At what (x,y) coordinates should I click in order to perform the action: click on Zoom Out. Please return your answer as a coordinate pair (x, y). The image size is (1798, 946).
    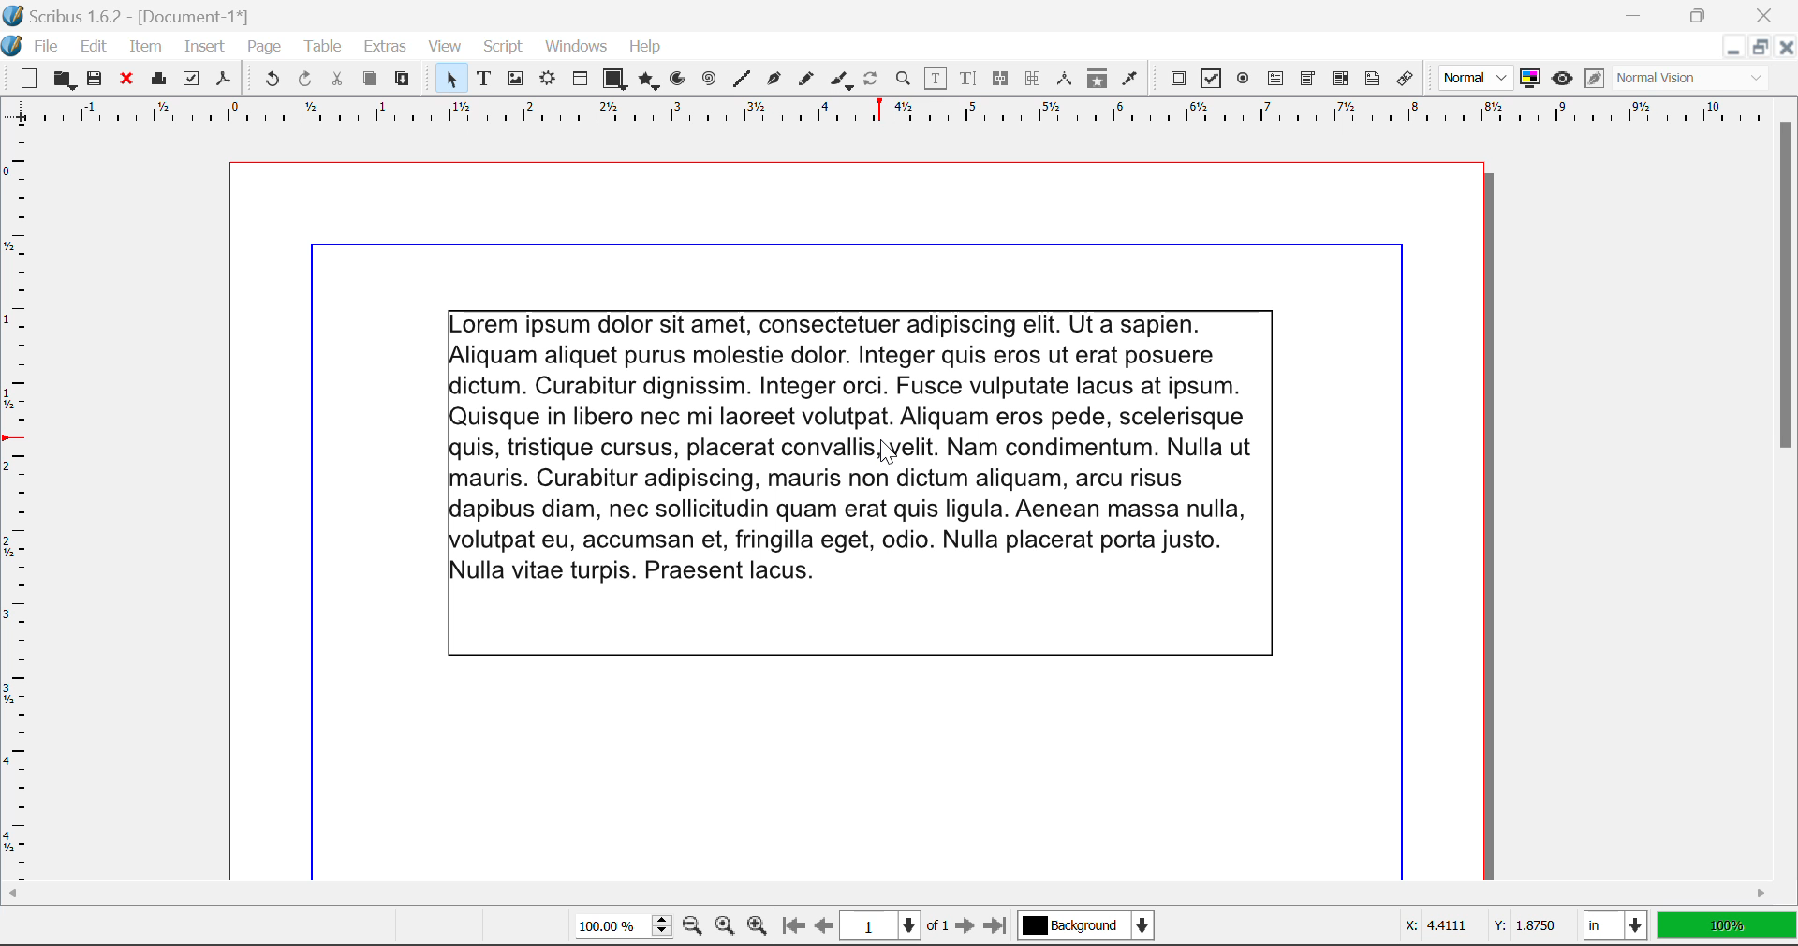
    Looking at the image, I should click on (695, 927).